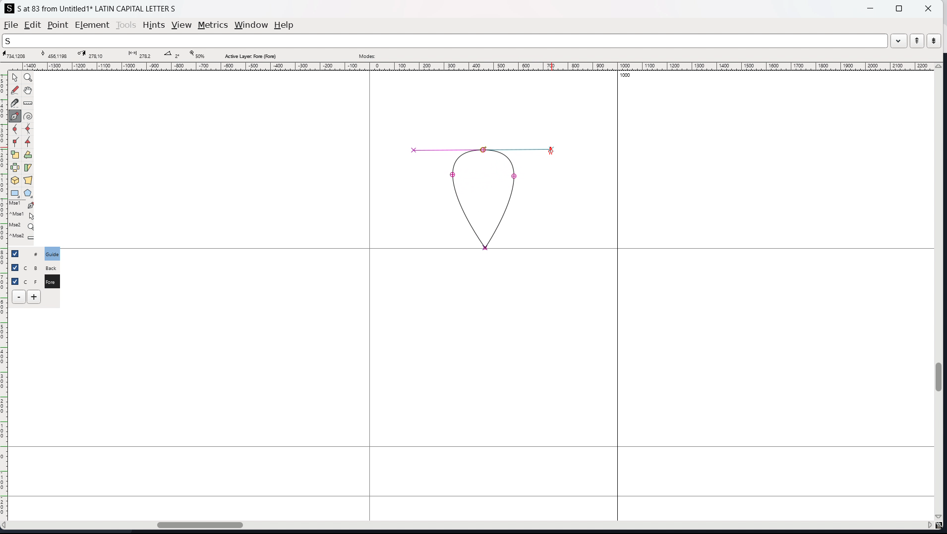 The width and height of the screenshot is (947, 534). Describe the element at coordinates (11, 25) in the screenshot. I see `file` at that location.